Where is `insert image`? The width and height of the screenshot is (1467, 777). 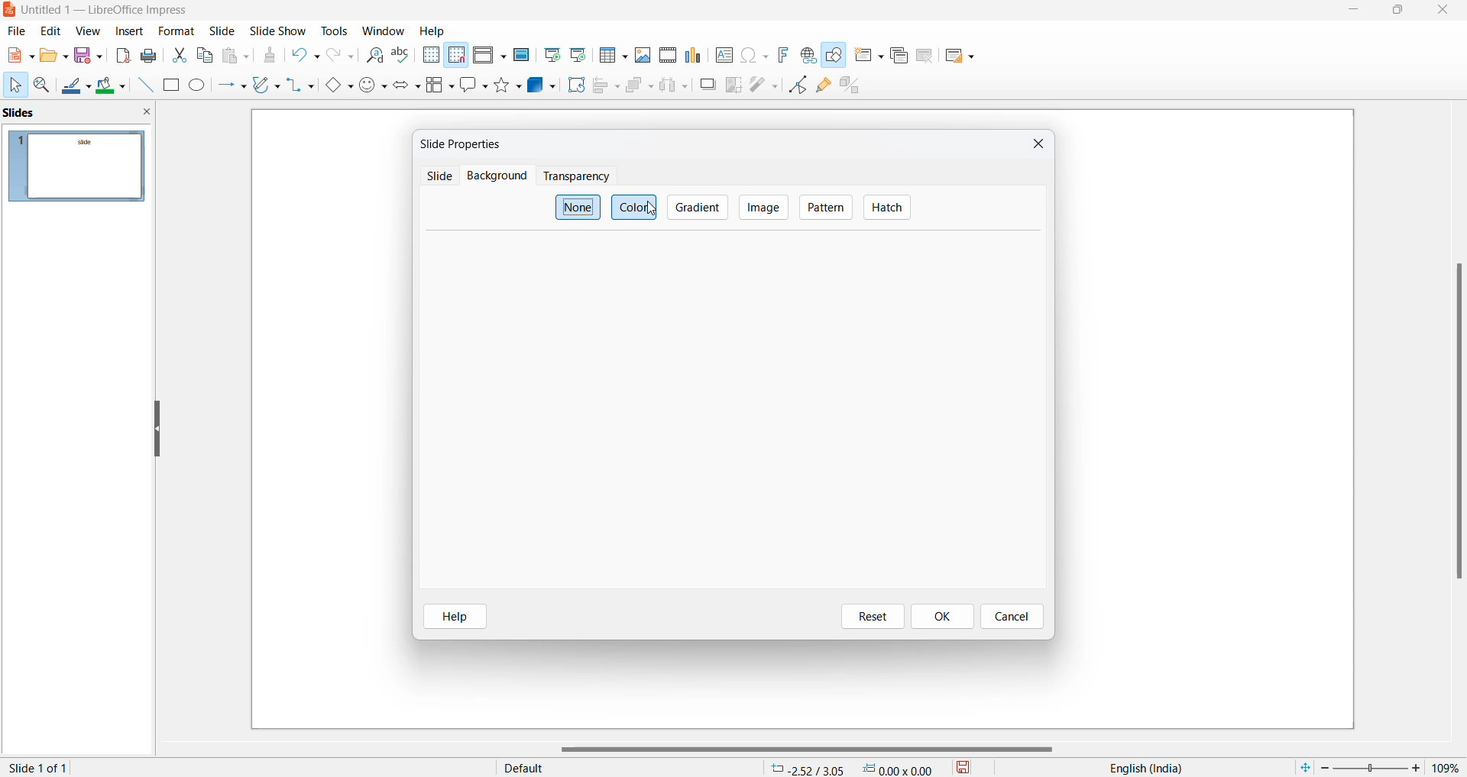
insert image is located at coordinates (643, 54).